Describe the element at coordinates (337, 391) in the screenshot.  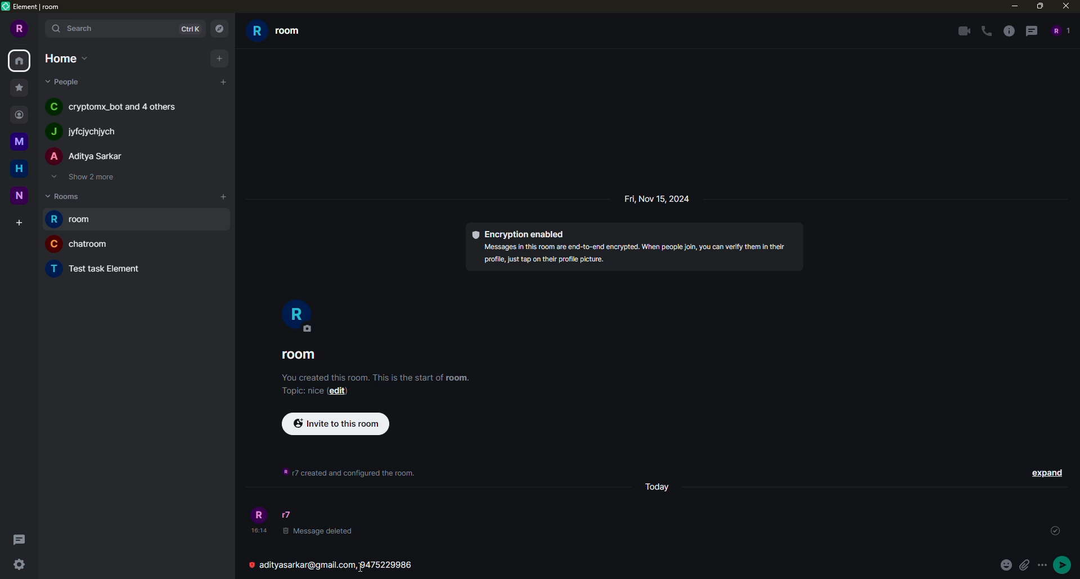
I see `edit` at that location.